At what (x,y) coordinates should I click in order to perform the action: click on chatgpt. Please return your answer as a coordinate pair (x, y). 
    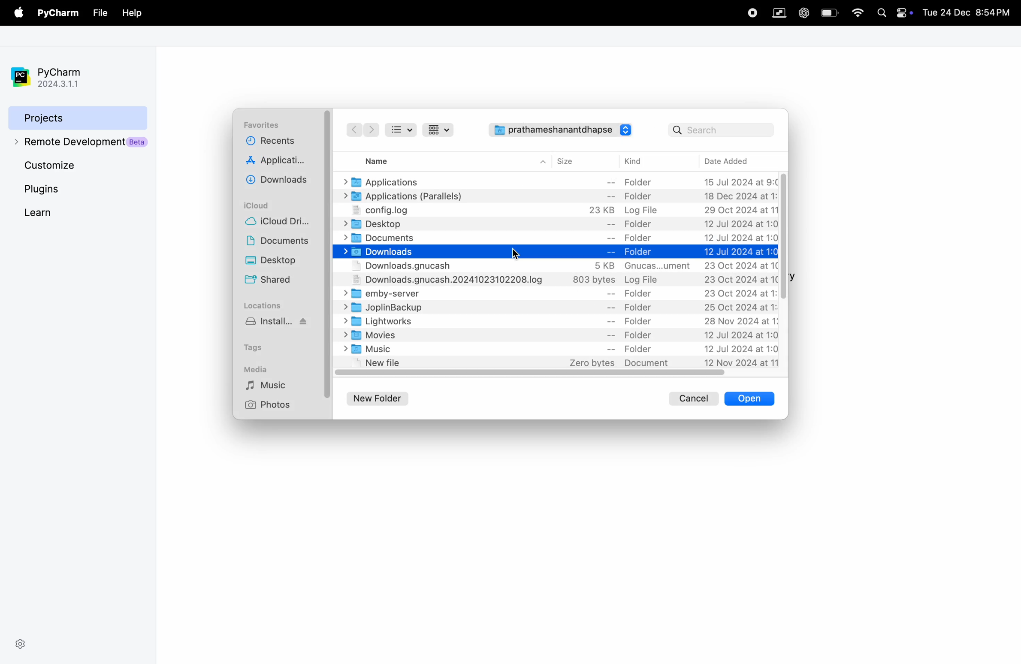
    Looking at the image, I should click on (803, 12).